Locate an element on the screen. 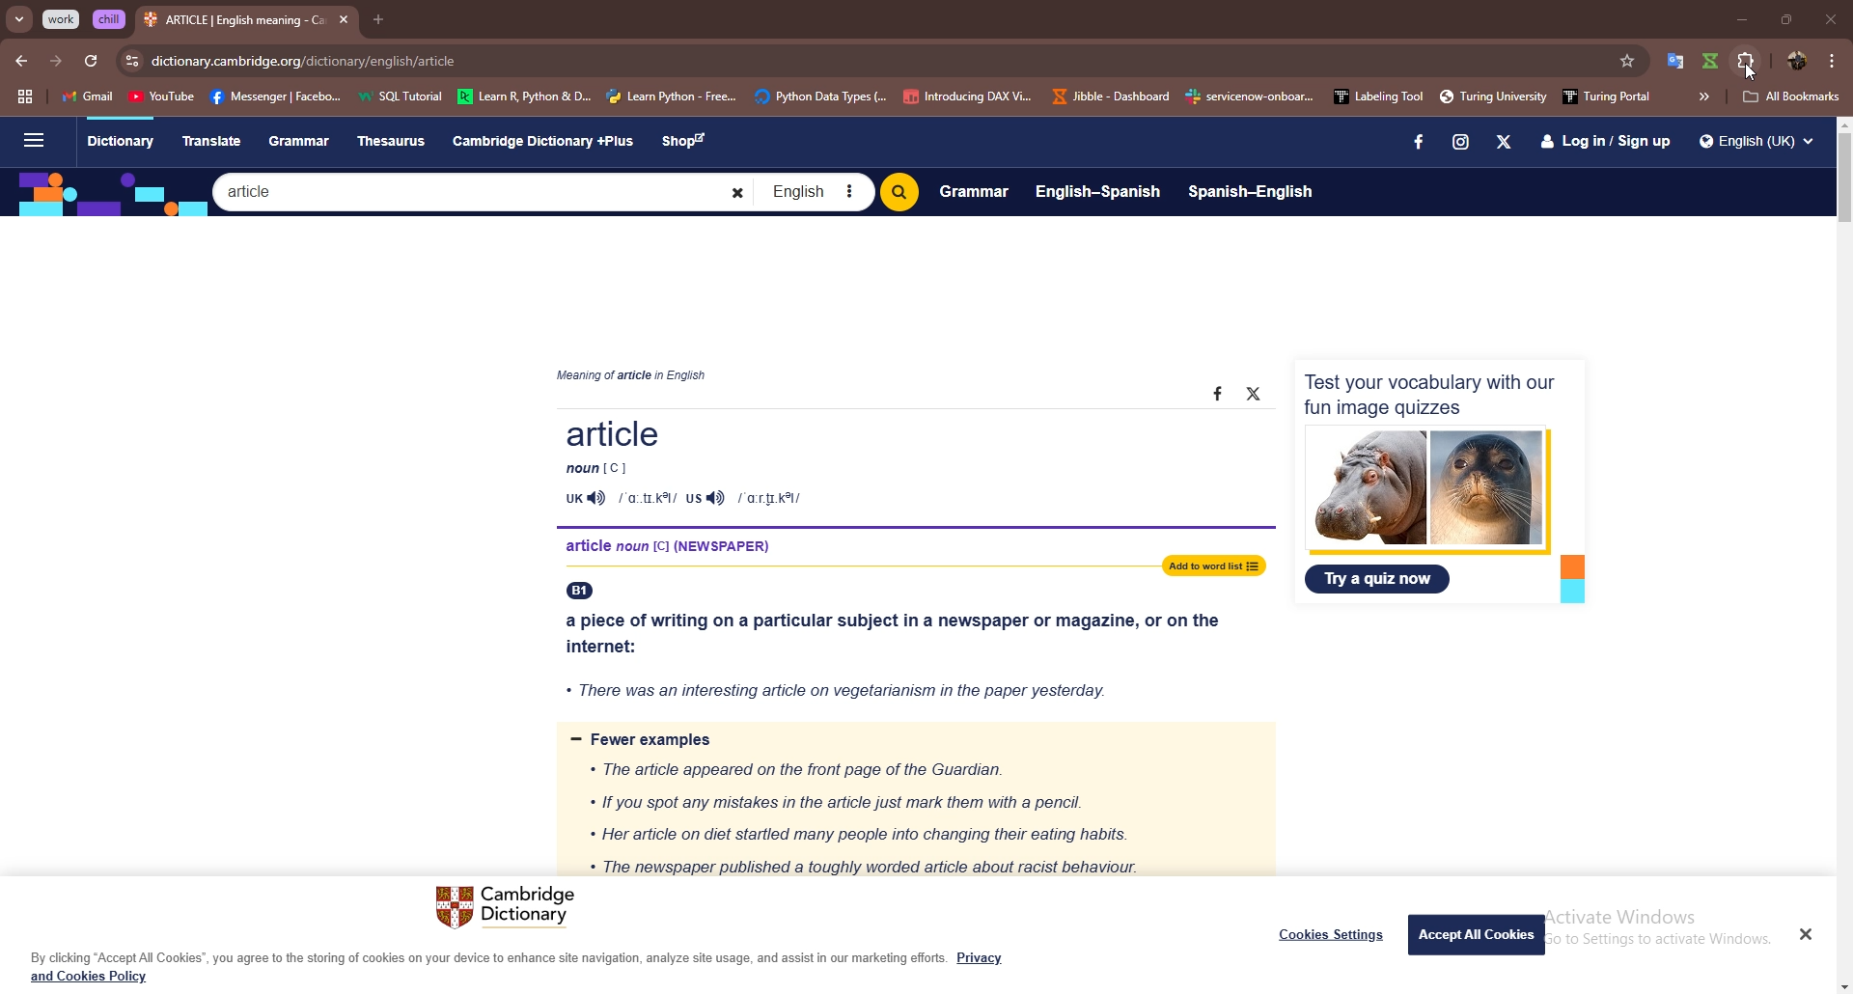 The height and width of the screenshot is (994, 1853). English   is located at coordinates (814, 192).